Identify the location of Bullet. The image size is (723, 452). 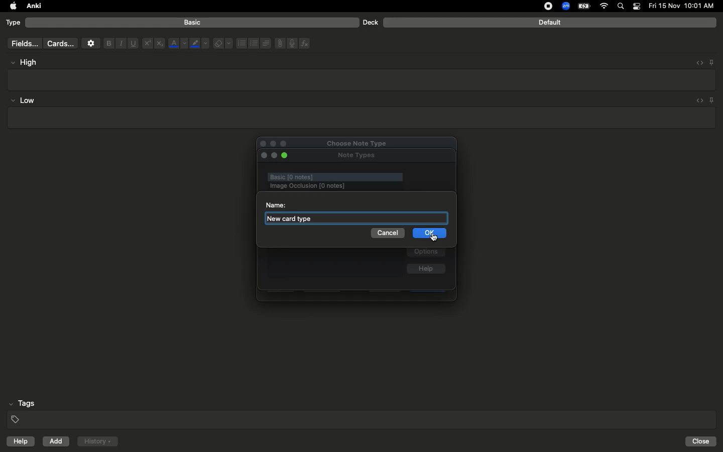
(241, 43).